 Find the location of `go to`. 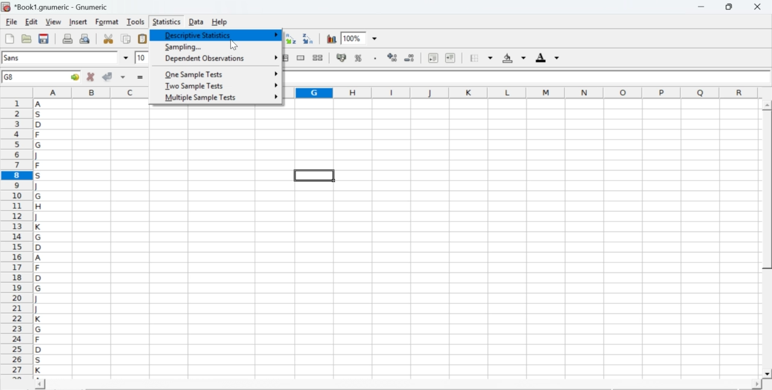

go to is located at coordinates (74, 76).